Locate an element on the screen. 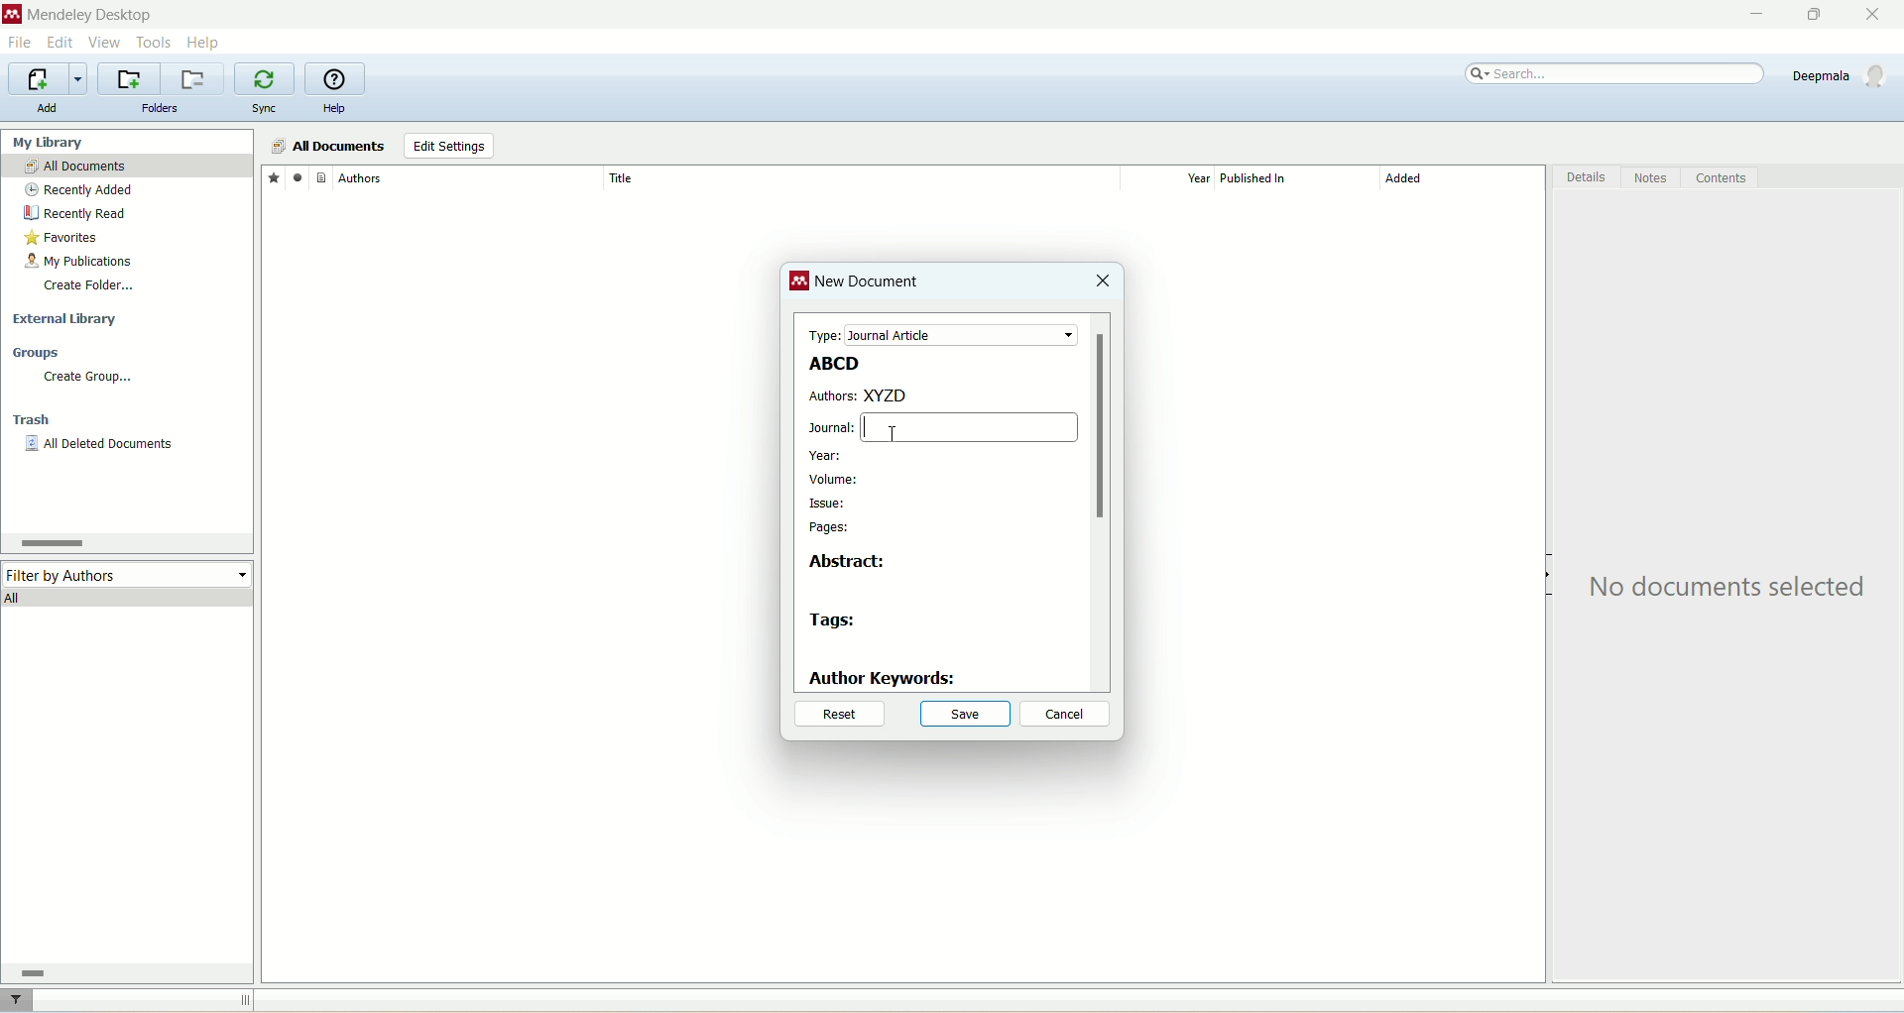  favorites is located at coordinates (273, 176).